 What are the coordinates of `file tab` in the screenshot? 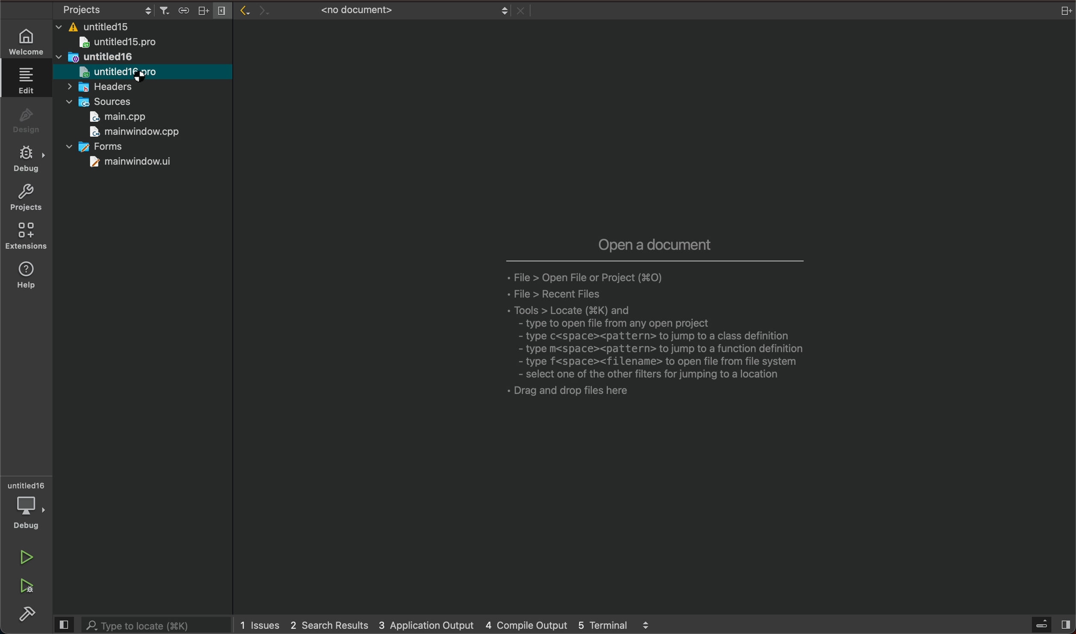 It's located at (379, 9).